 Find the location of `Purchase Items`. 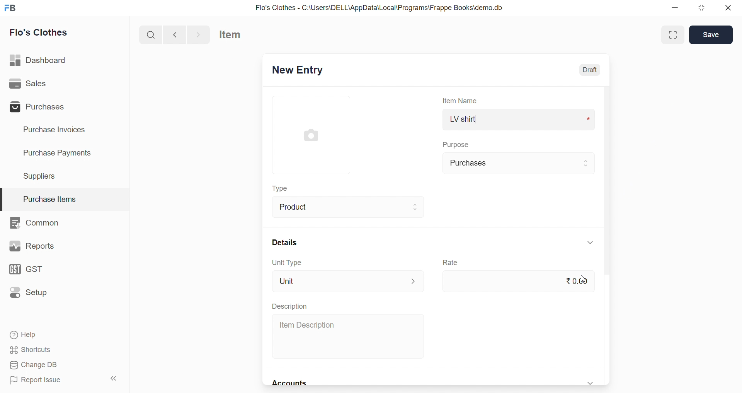

Purchase Items is located at coordinates (65, 197).